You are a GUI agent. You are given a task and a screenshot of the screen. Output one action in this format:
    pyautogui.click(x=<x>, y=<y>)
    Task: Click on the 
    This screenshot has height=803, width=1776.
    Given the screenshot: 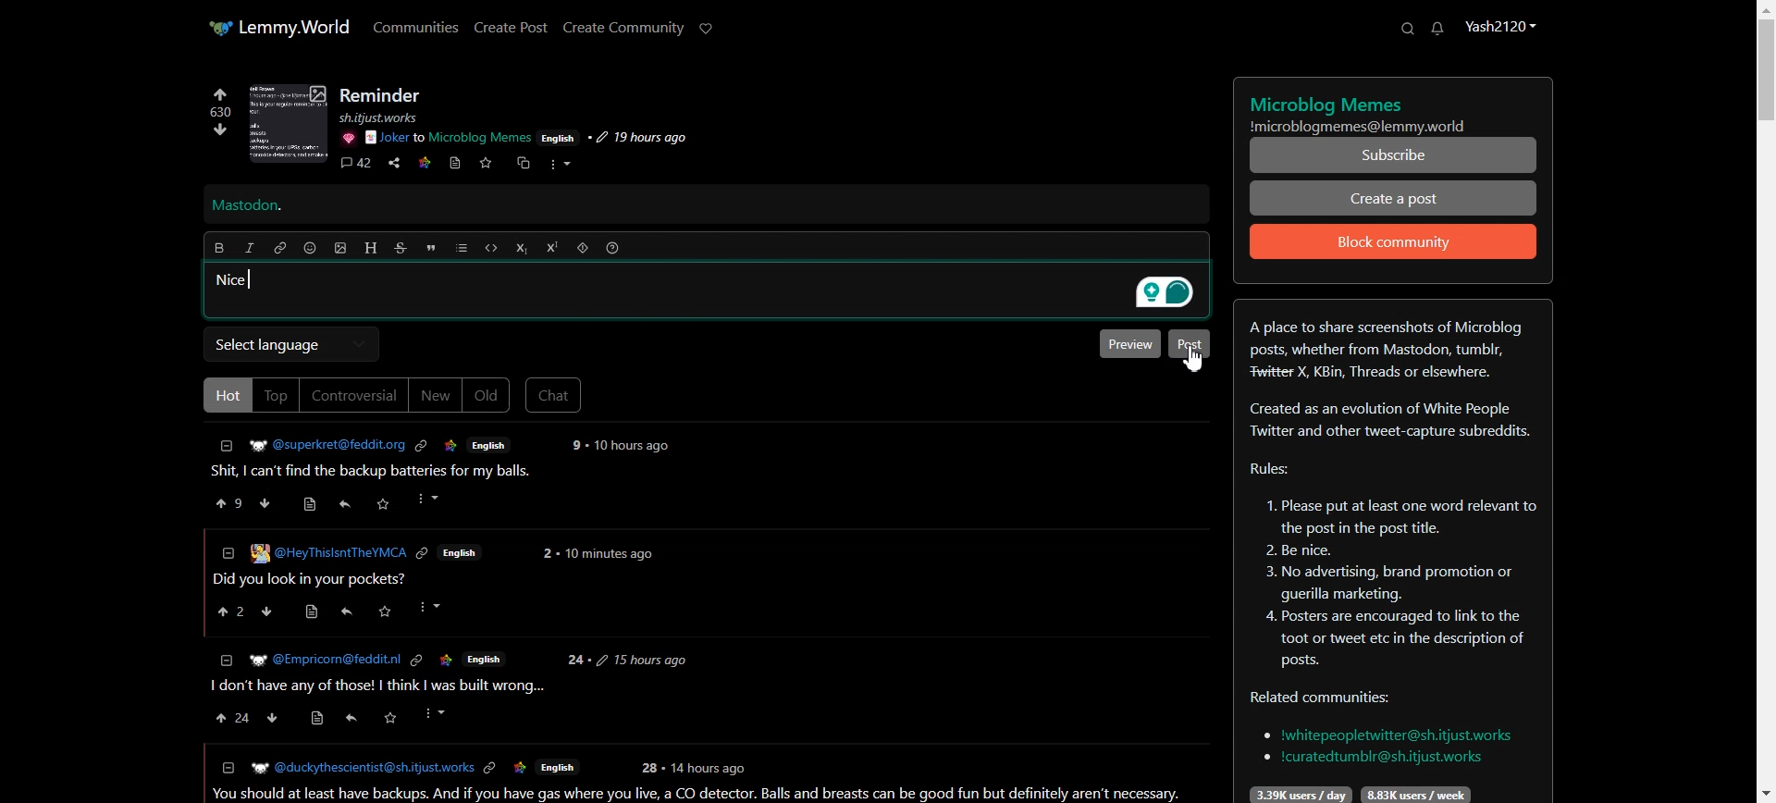 What is the action you would take?
    pyautogui.click(x=424, y=555)
    